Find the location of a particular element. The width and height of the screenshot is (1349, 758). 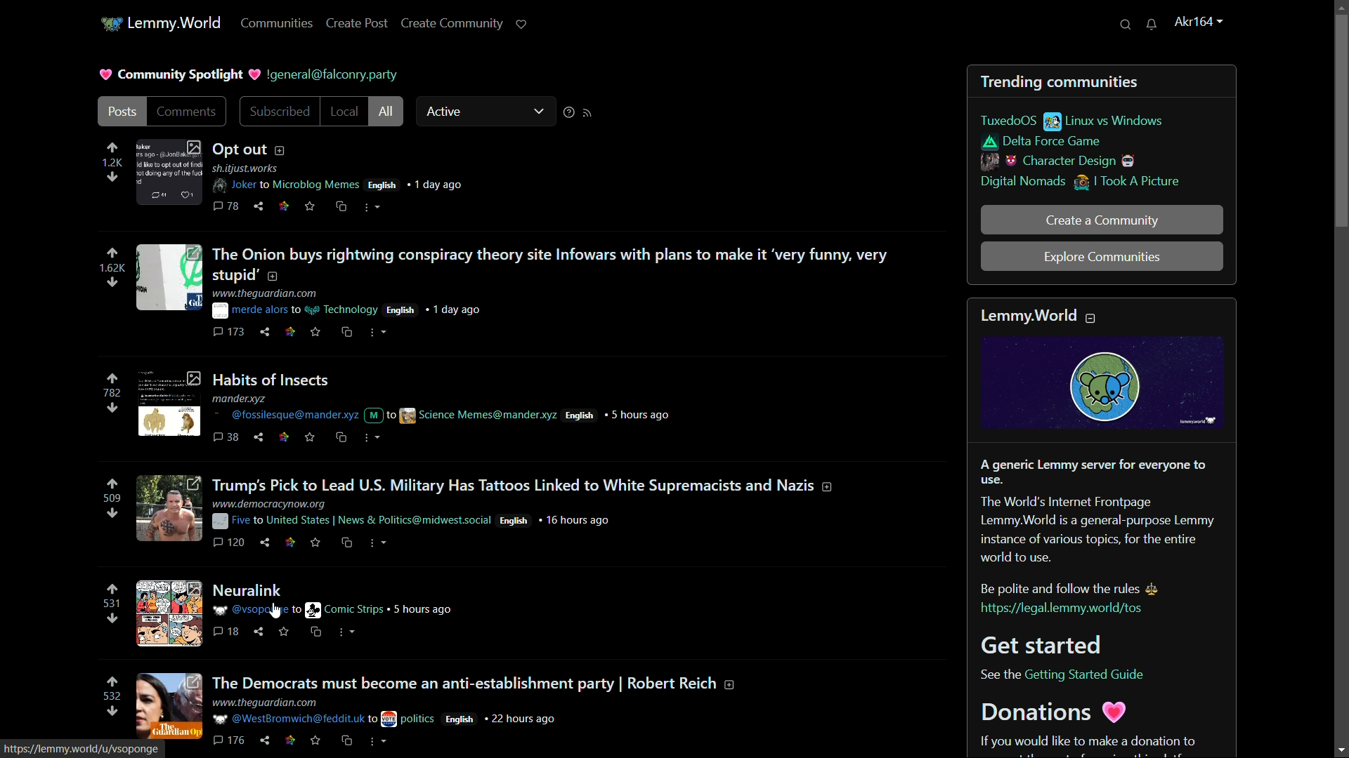

post-6 is located at coordinates (478, 700).